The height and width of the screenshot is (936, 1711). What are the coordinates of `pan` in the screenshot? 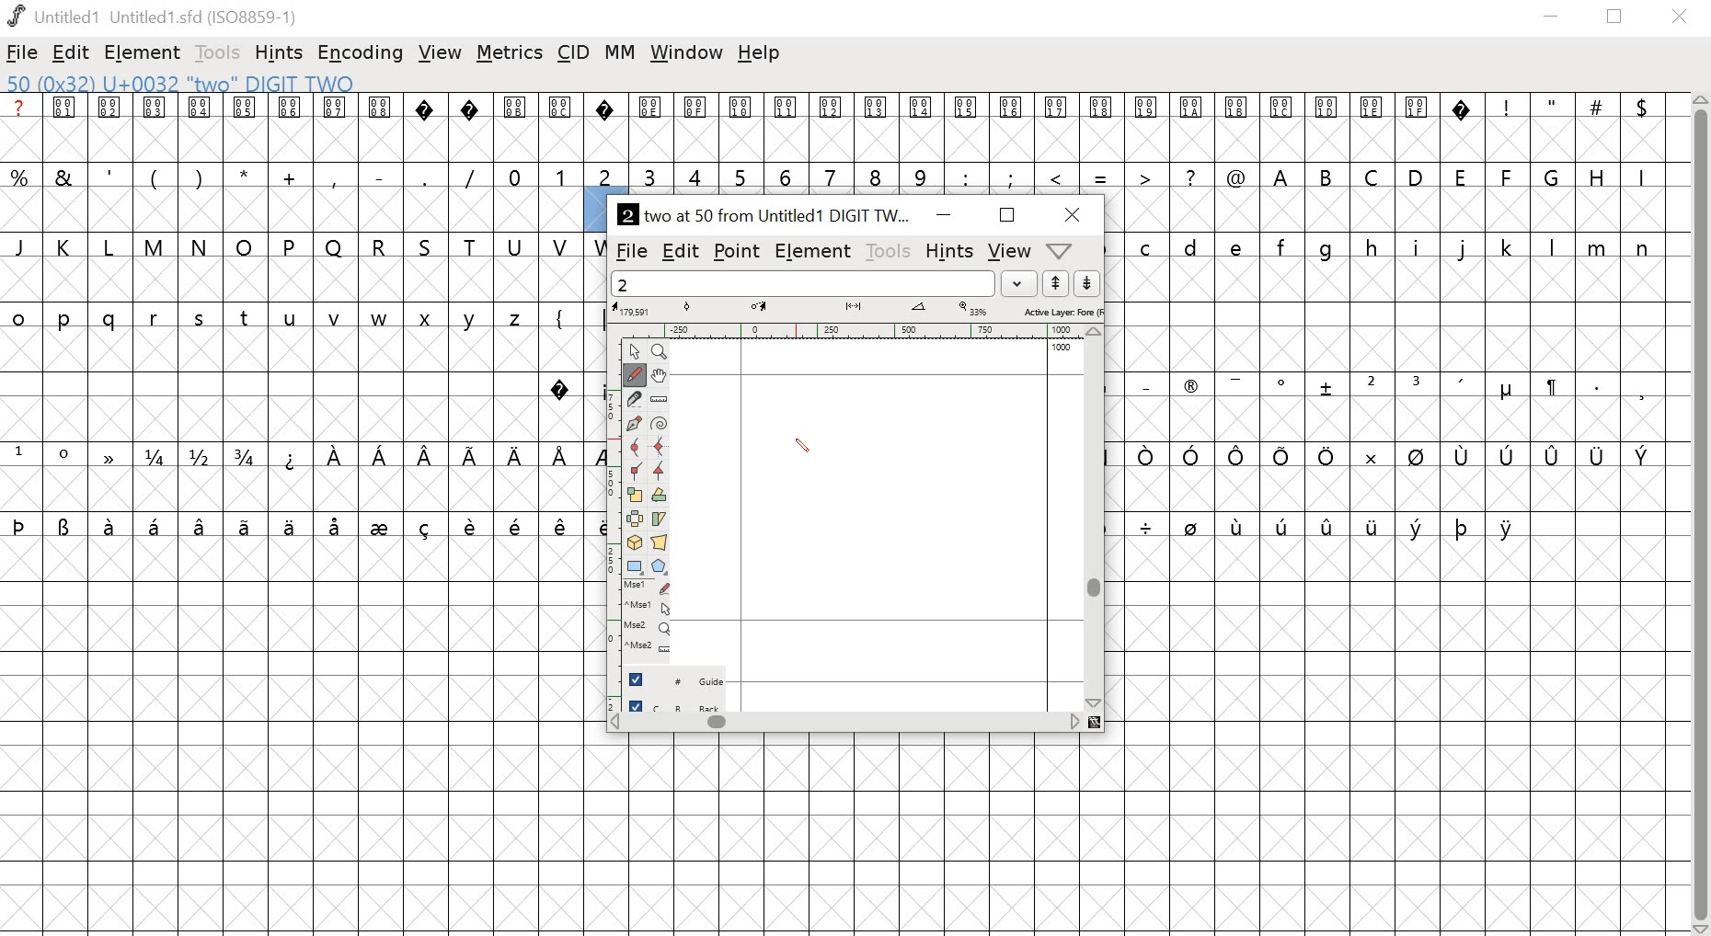 It's located at (658, 377).